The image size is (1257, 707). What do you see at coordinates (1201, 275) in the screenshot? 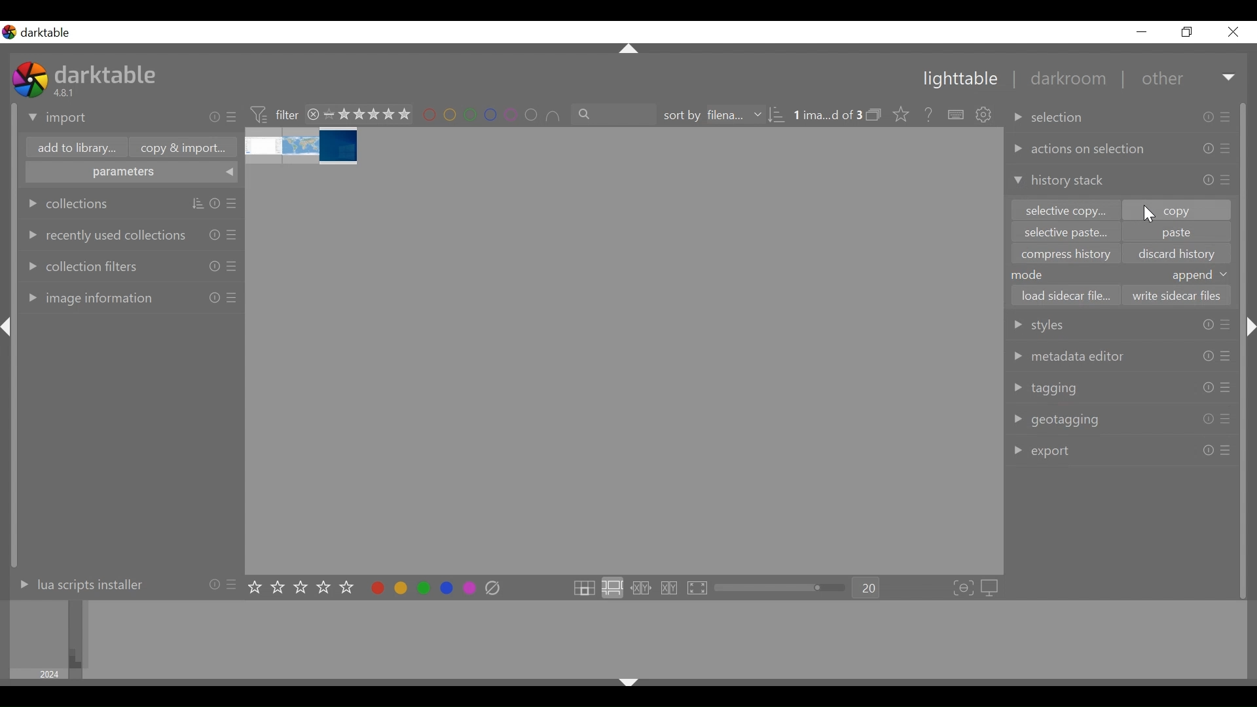
I see `append` at bounding box center [1201, 275].